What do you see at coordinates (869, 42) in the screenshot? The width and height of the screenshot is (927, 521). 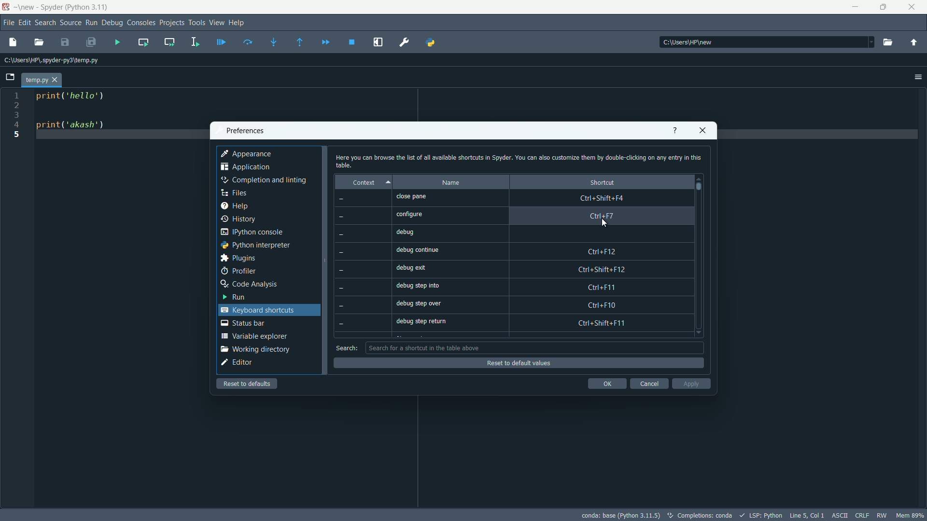 I see `More items` at bounding box center [869, 42].